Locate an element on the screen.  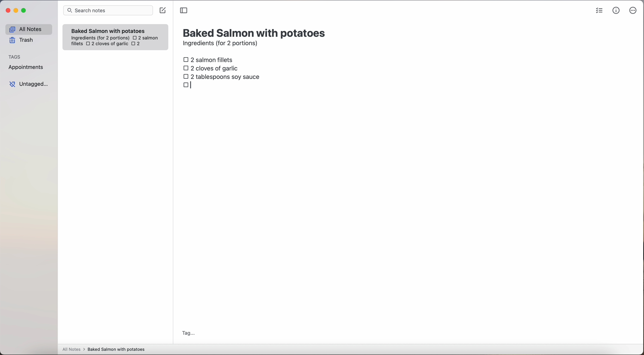
Baked Salmon with potatoes is located at coordinates (108, 30).